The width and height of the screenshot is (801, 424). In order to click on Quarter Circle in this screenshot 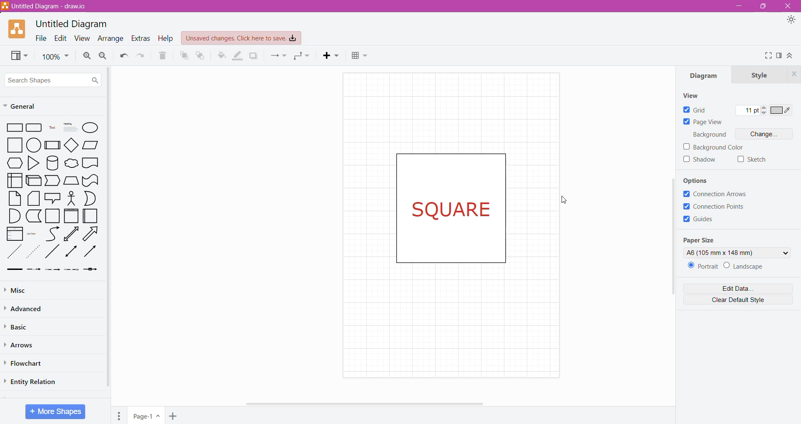, I will do `click(13, 215)`.